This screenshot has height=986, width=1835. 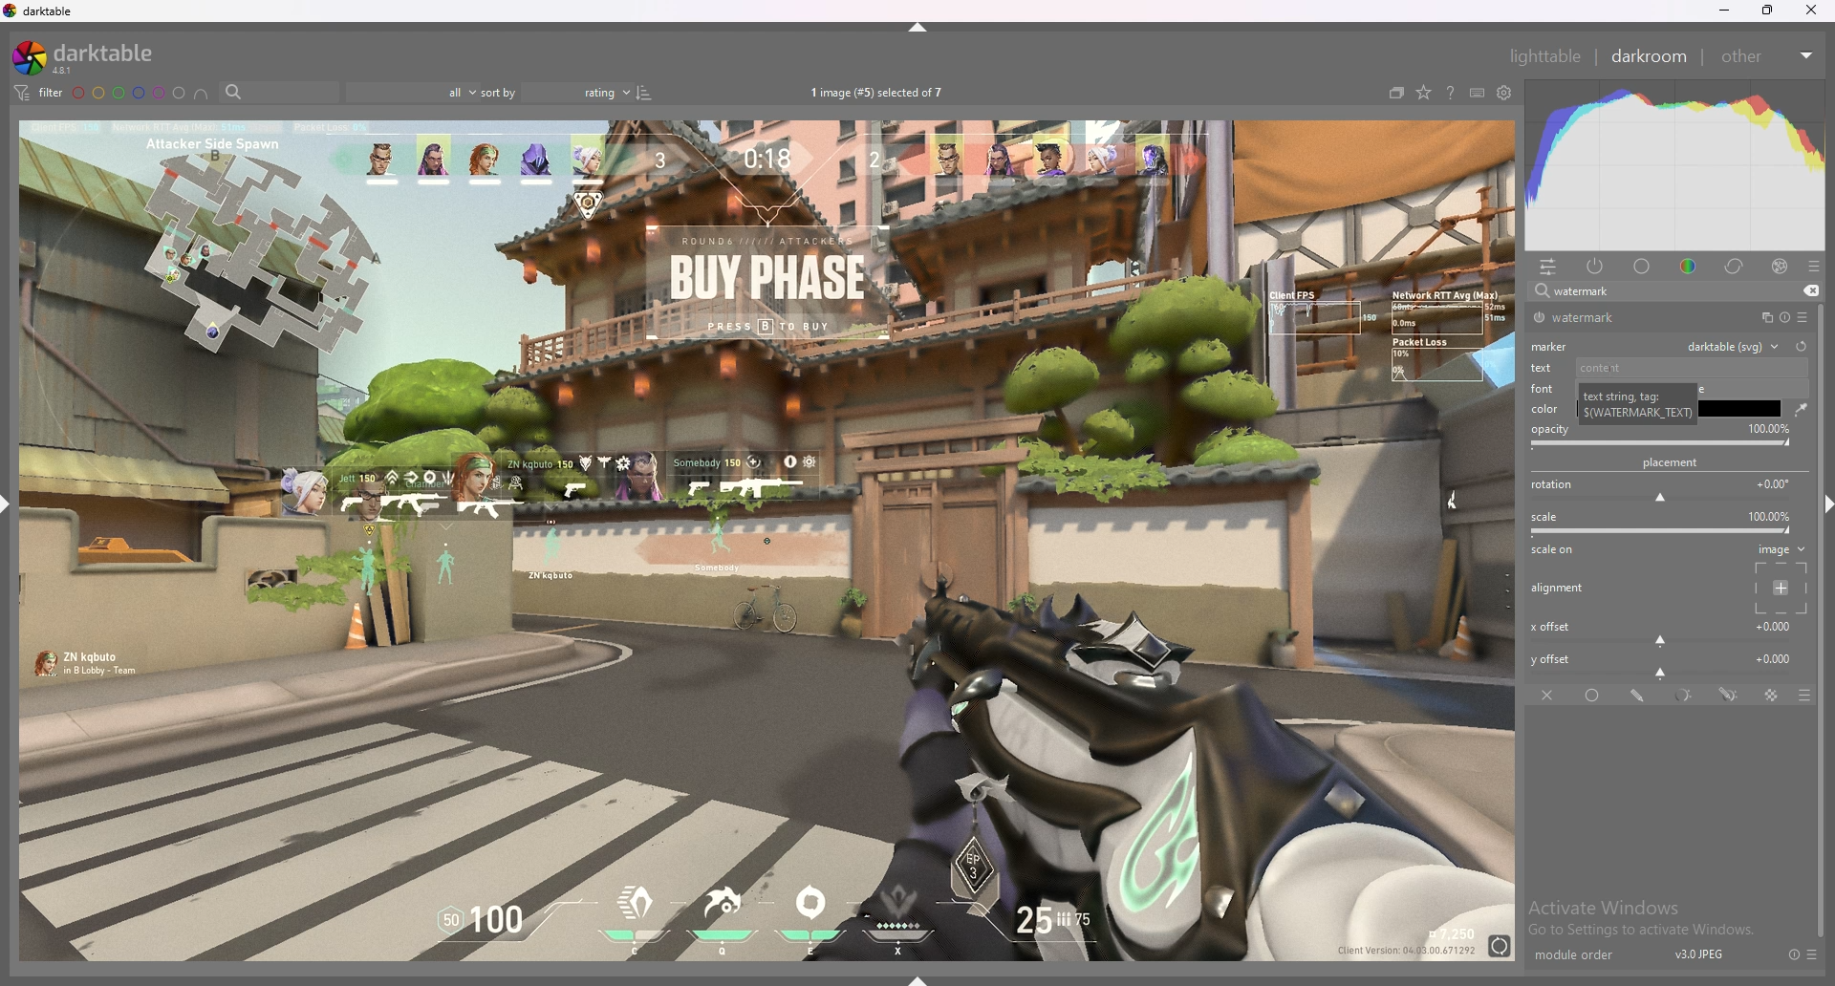 I want to click on scale, so click(x=1665, y=524).